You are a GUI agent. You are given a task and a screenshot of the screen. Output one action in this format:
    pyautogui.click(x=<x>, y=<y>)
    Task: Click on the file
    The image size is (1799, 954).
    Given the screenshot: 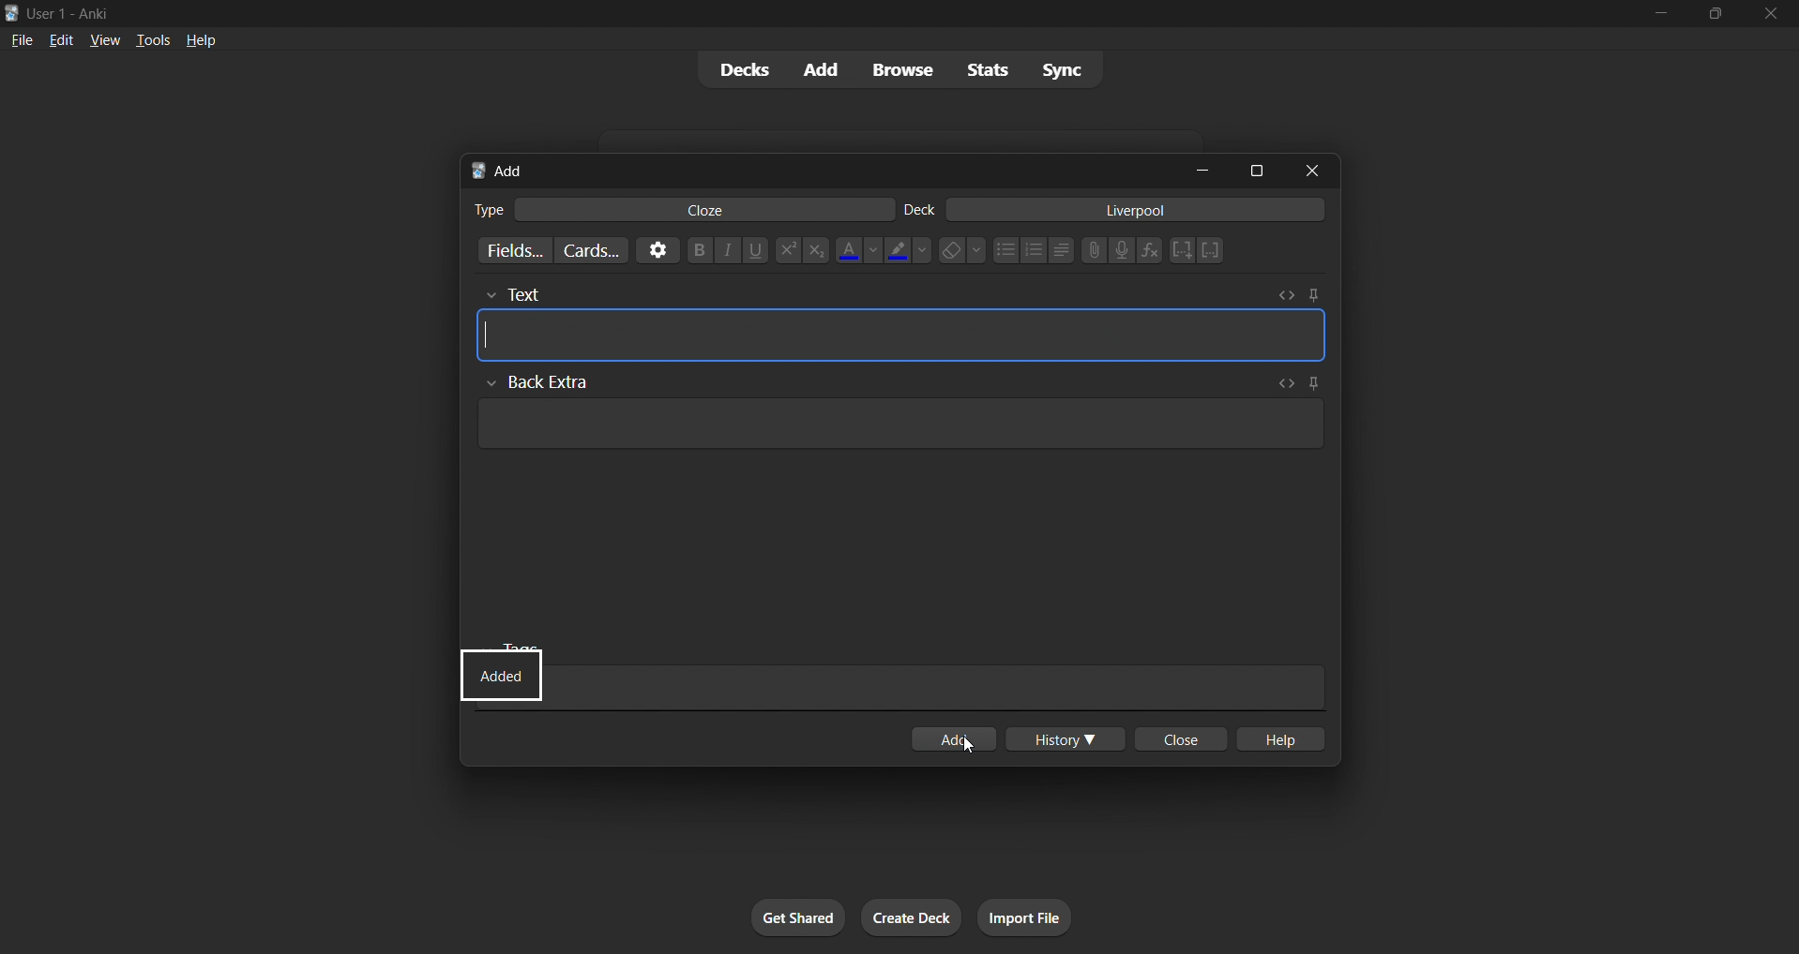 What is the action you would take?
    pyautogui.click(x=20, y=41)
    